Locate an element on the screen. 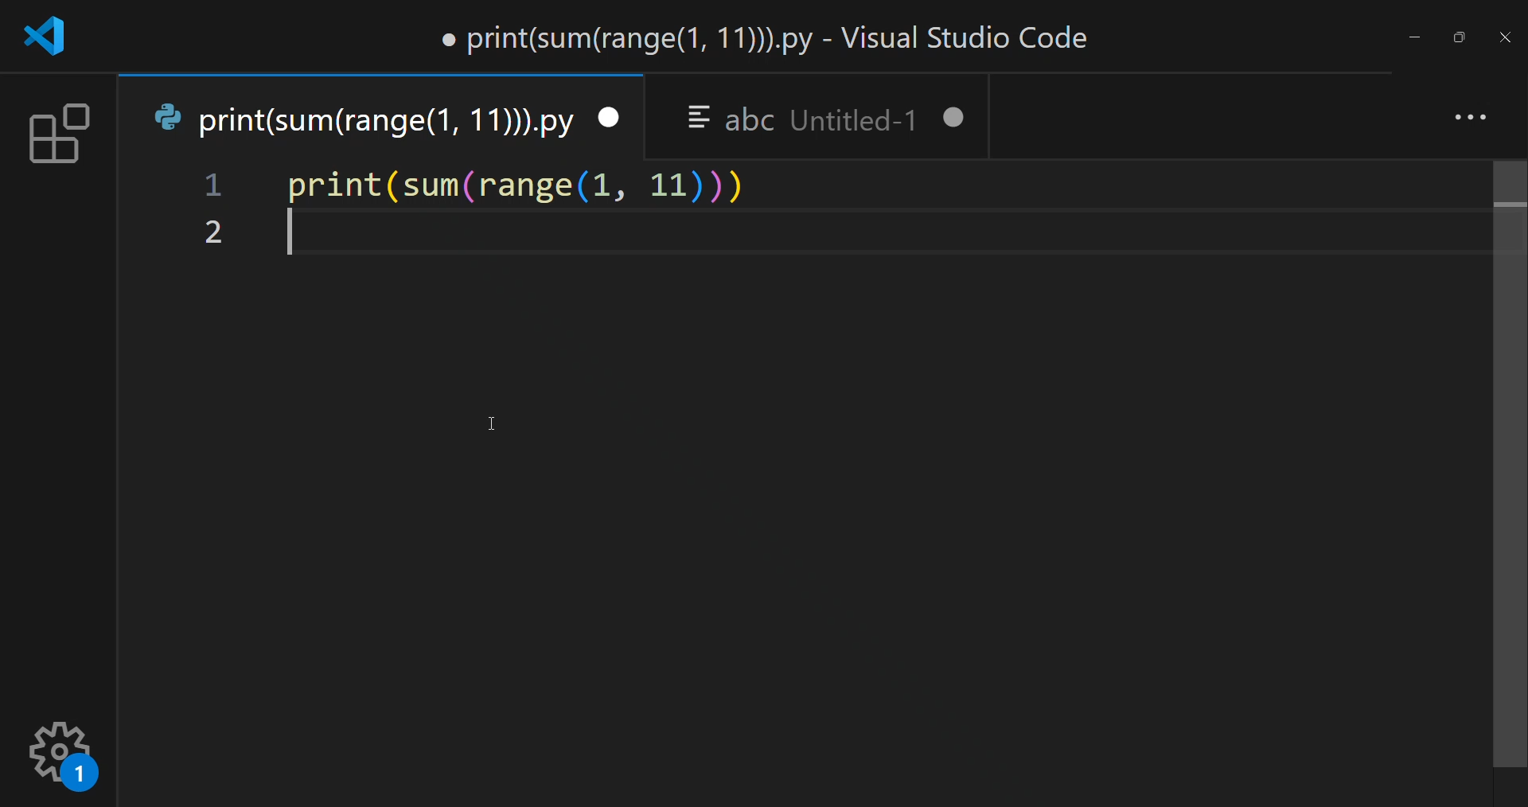  close tab is located at coordinates (609, 114).